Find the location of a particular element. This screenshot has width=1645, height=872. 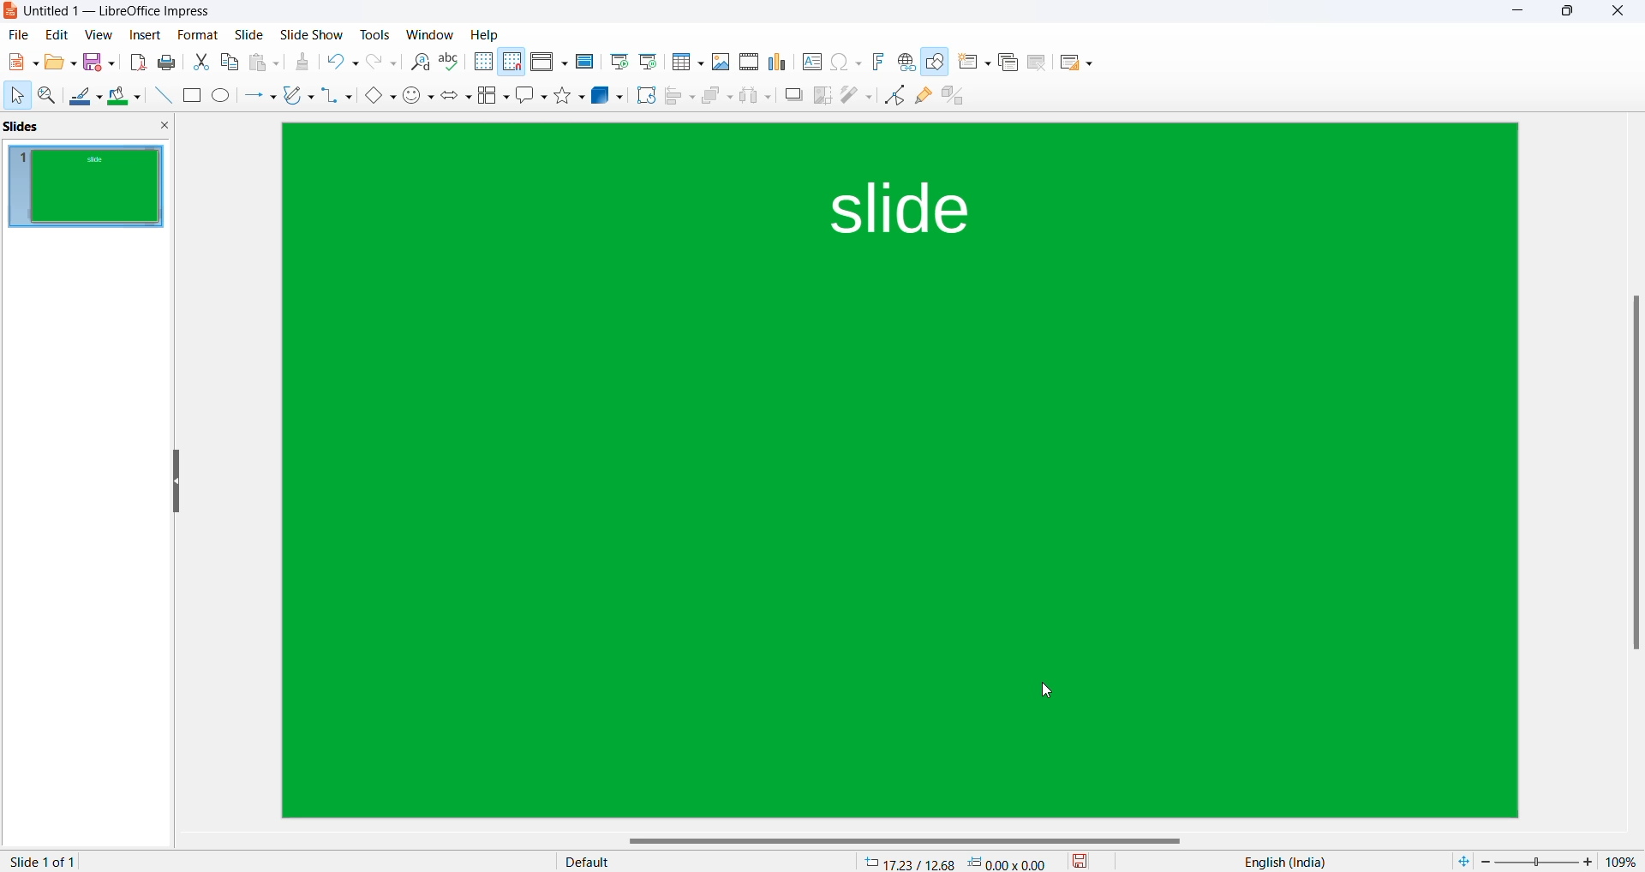

close is located at coordinates (1520, 13).